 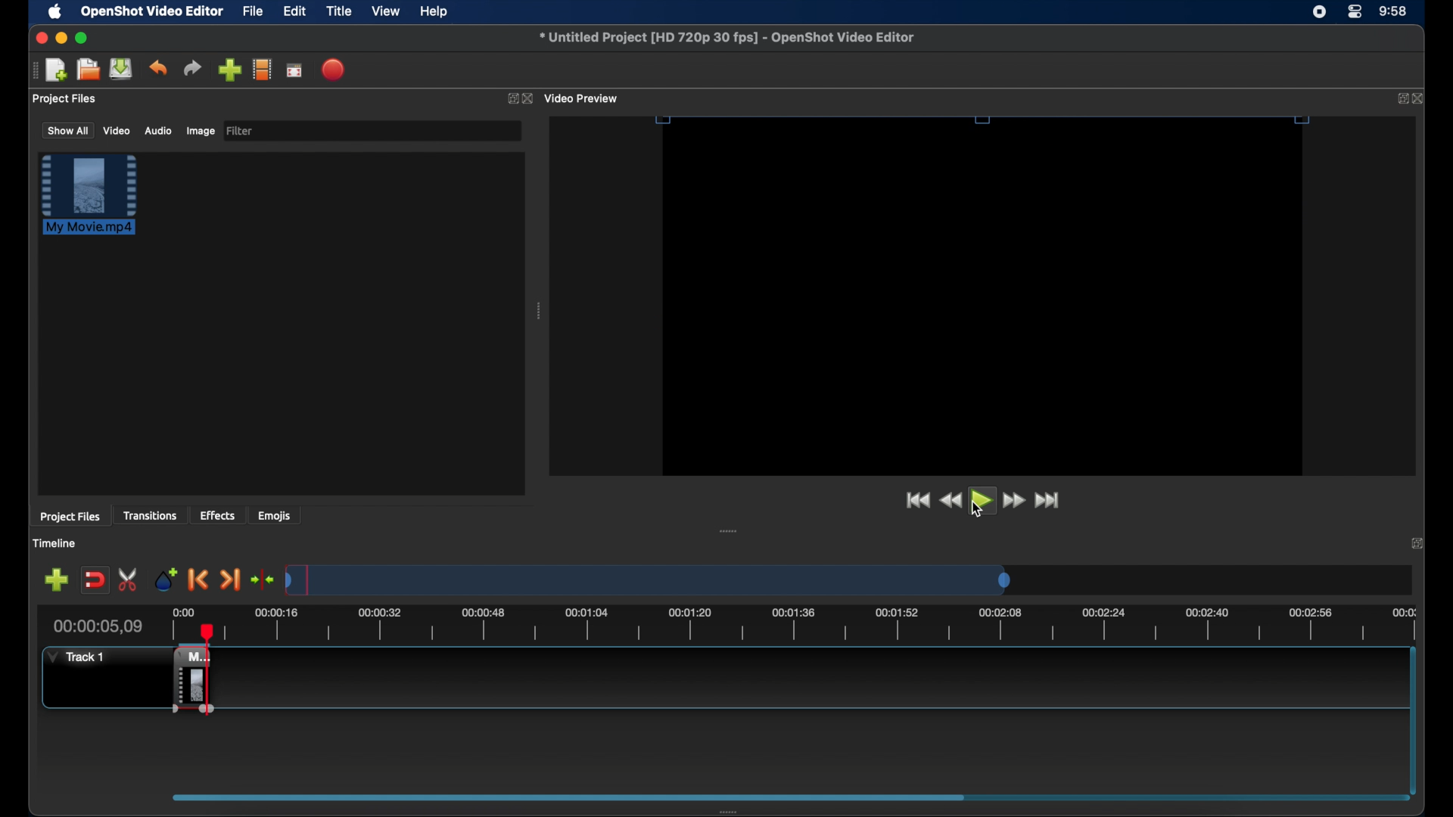 What do you see at coordinates (123, 69) in the screenshot?
I see `save files` at bounding box center [123, 69].